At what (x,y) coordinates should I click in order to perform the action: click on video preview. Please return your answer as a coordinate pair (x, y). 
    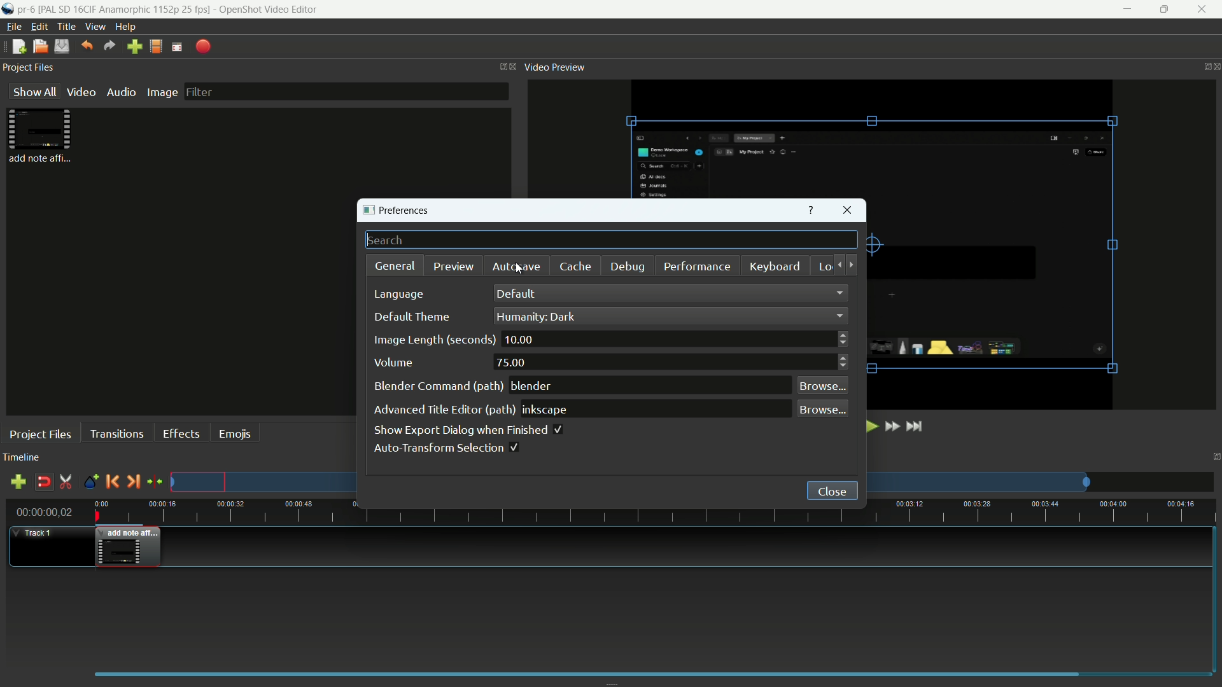
    Looking at the image, I should click on (555, 67).